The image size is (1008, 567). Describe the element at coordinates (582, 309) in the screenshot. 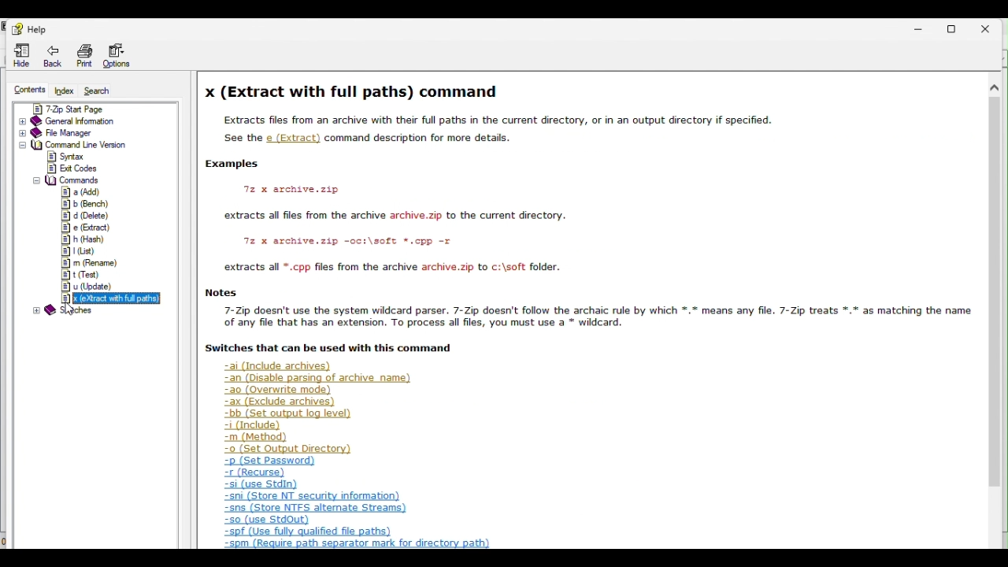

I see `Notes
7-Zip doesn't use the system wildcard parser. 7-Zip doesn't follow the archaic rule by which =.= means any file. 7-Zip treats *.* as matching the name
of any file that has an extension. To process all files, you must use a * wildcard.` at that location.